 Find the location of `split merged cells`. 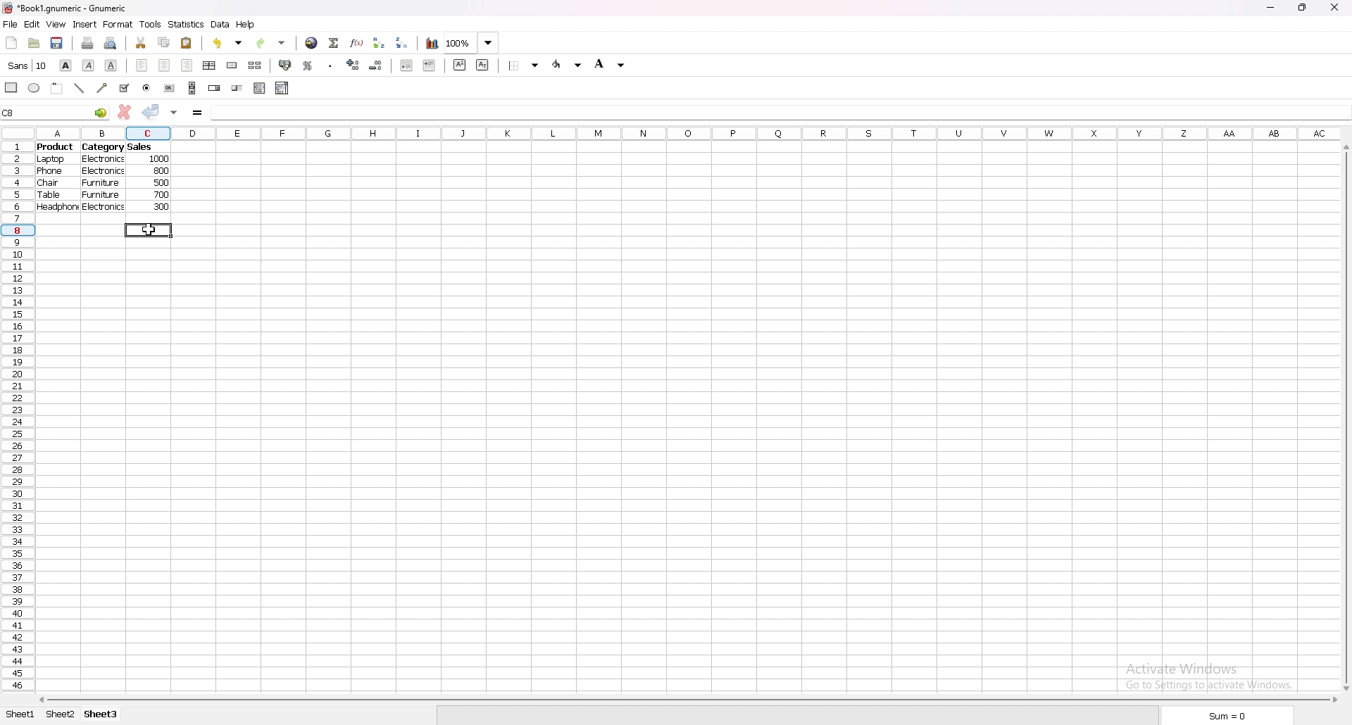

split merged cells is located at coordinates (256, 65).